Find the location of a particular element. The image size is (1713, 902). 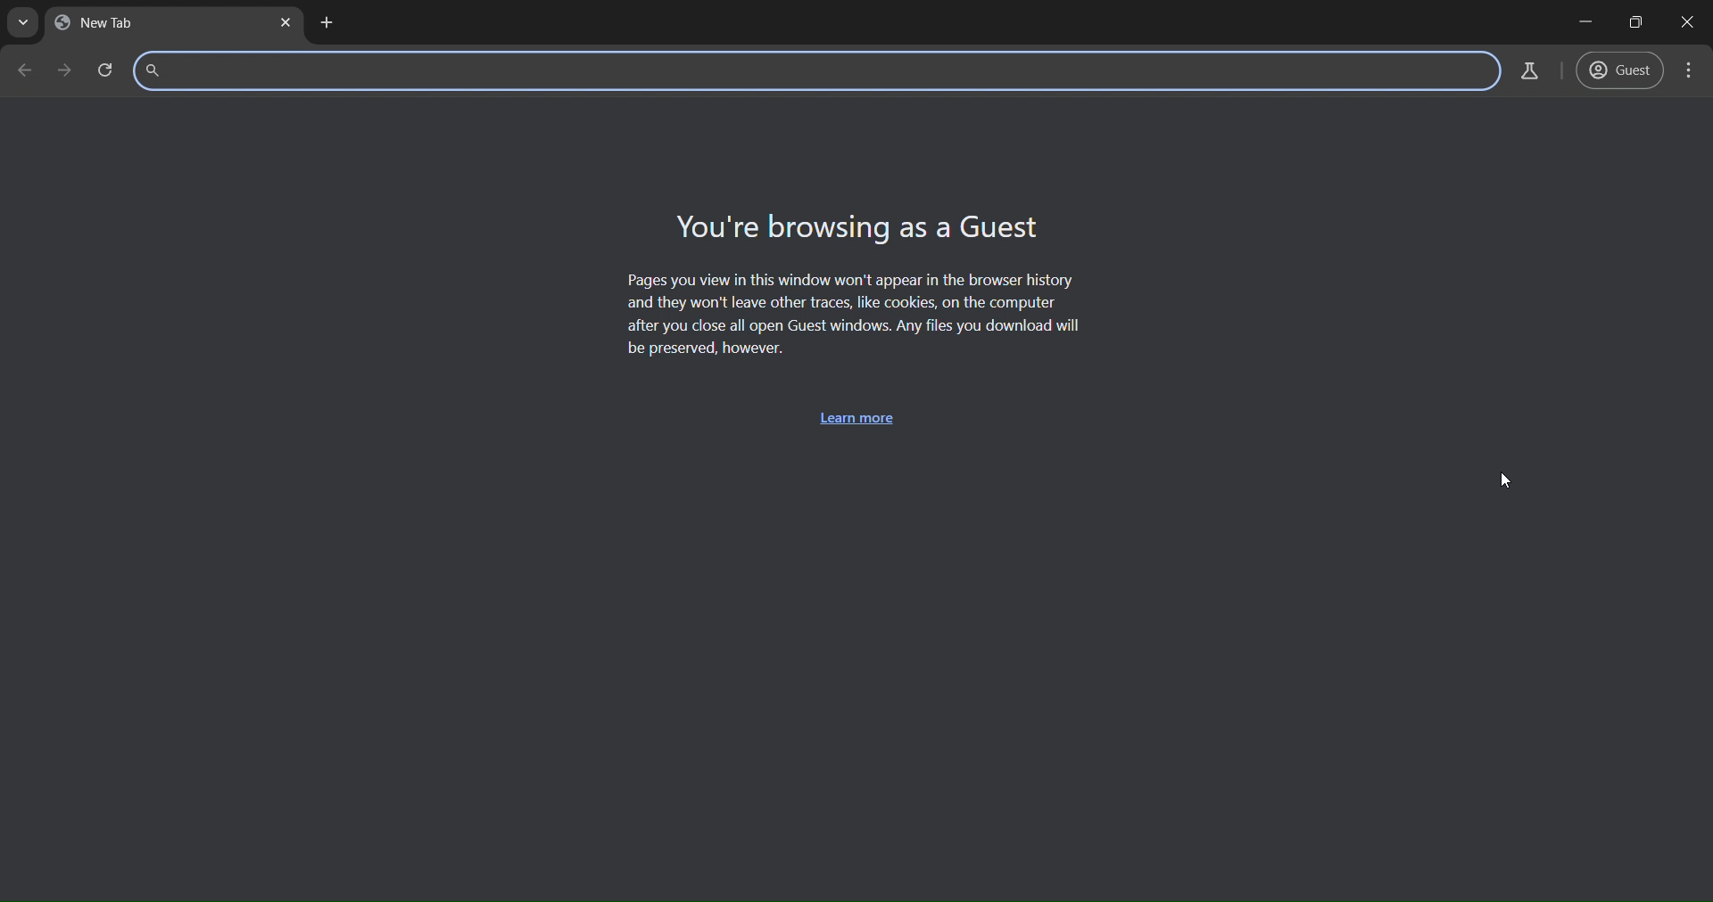

new tab is located at coordinates (325, 20).